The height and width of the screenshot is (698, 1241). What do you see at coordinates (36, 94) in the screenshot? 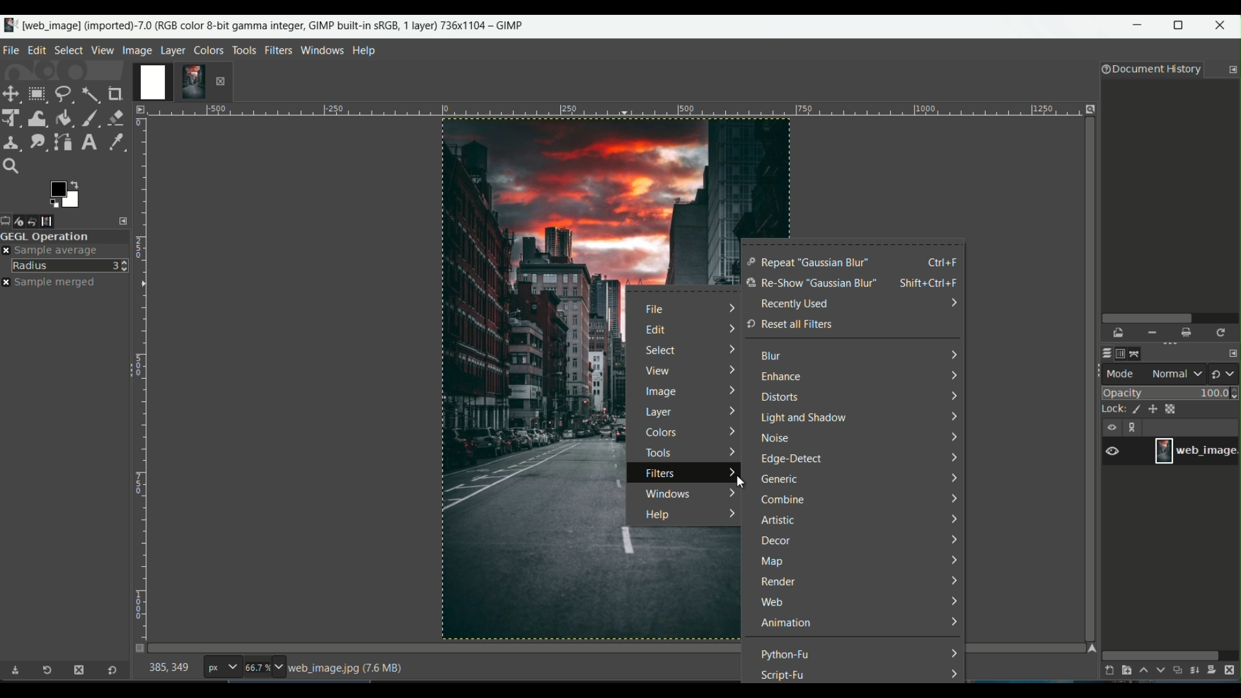
I see `rectangle select tool` at bounding box center [36, 94].